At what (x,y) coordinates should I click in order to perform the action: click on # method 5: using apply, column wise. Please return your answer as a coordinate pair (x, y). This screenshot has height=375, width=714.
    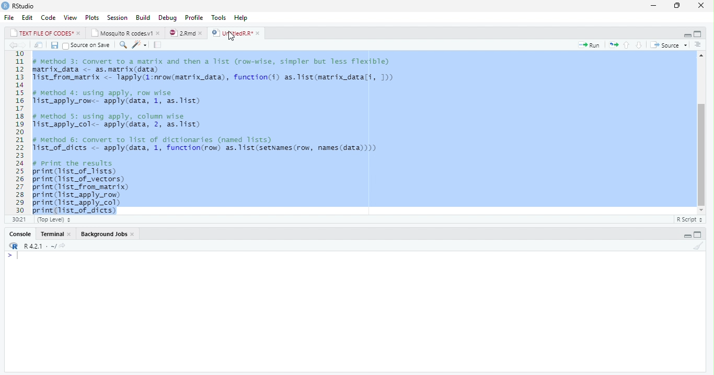
    Looking at the image, I should click on (121, 116).